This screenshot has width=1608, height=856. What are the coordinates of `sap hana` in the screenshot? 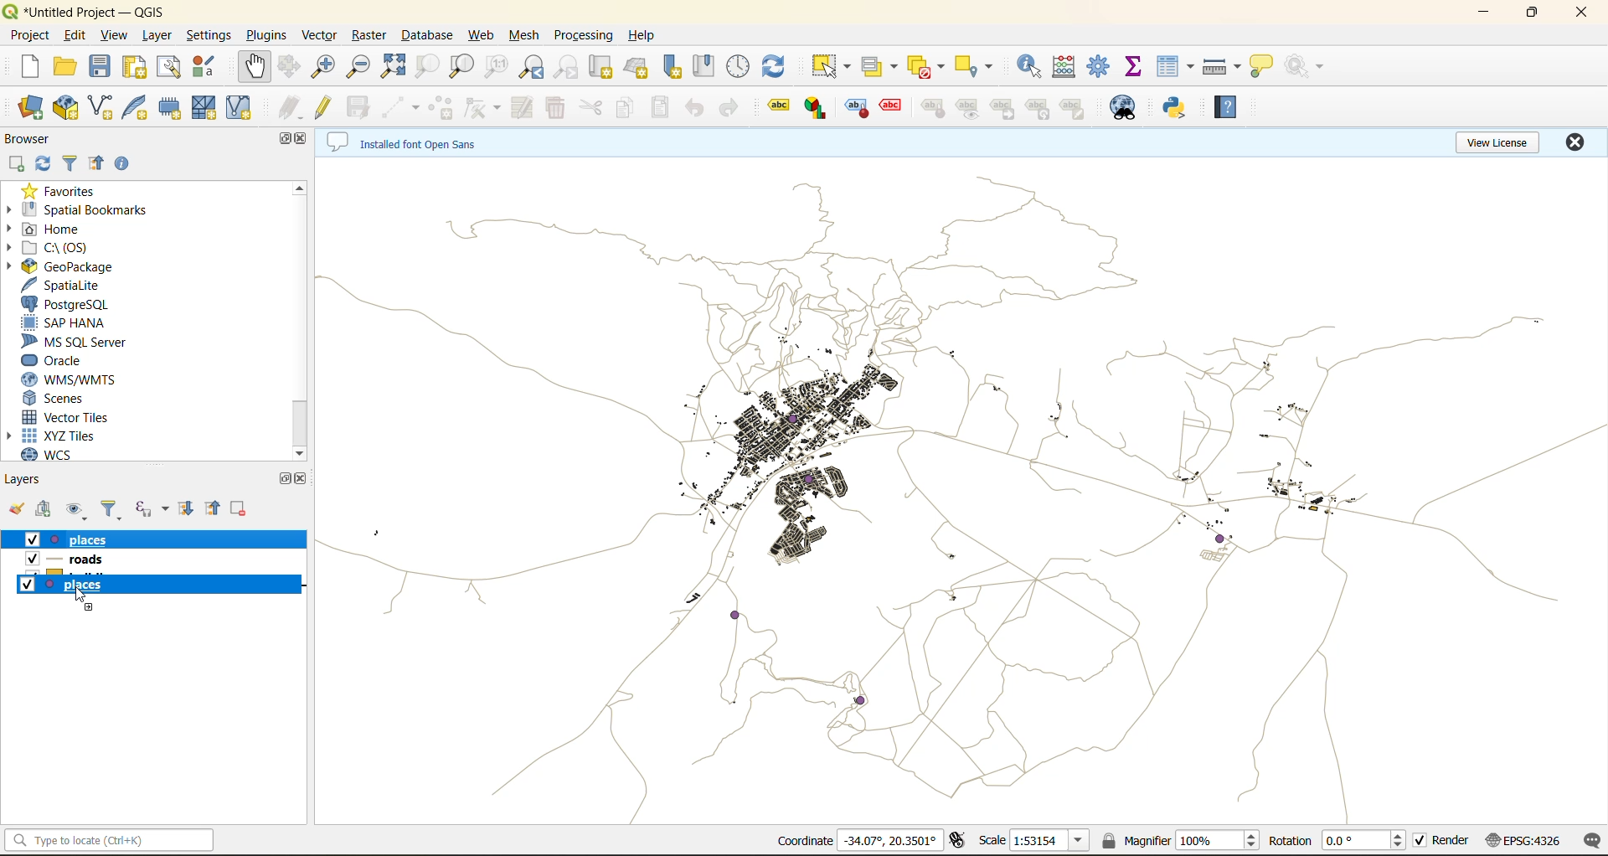 It's located at (76, 326).